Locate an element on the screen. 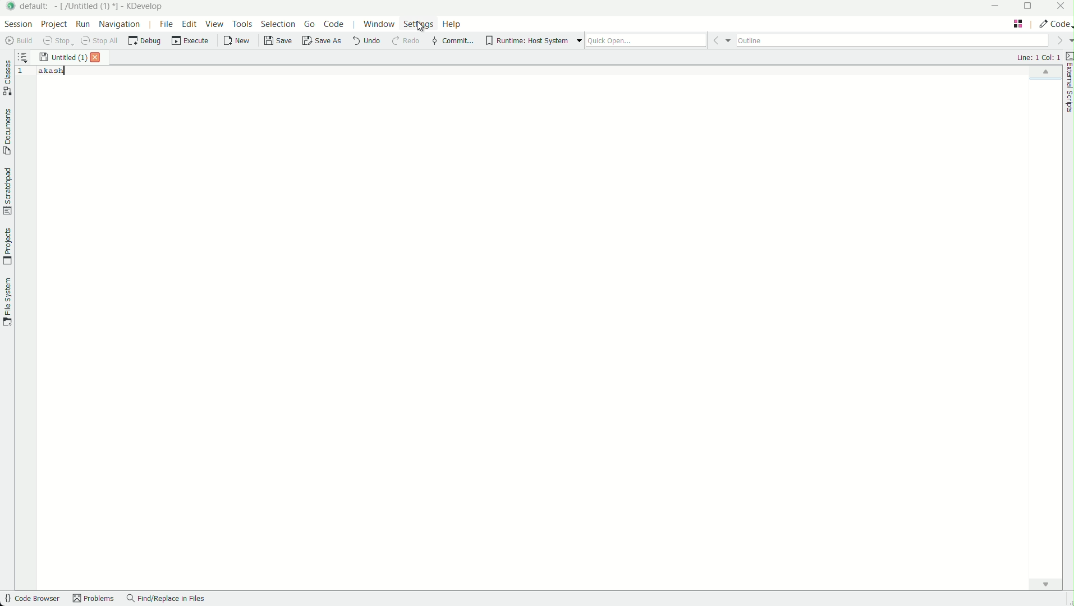 This screenshot has height=606, width=1074. stop is located at coordinates (58, 41).